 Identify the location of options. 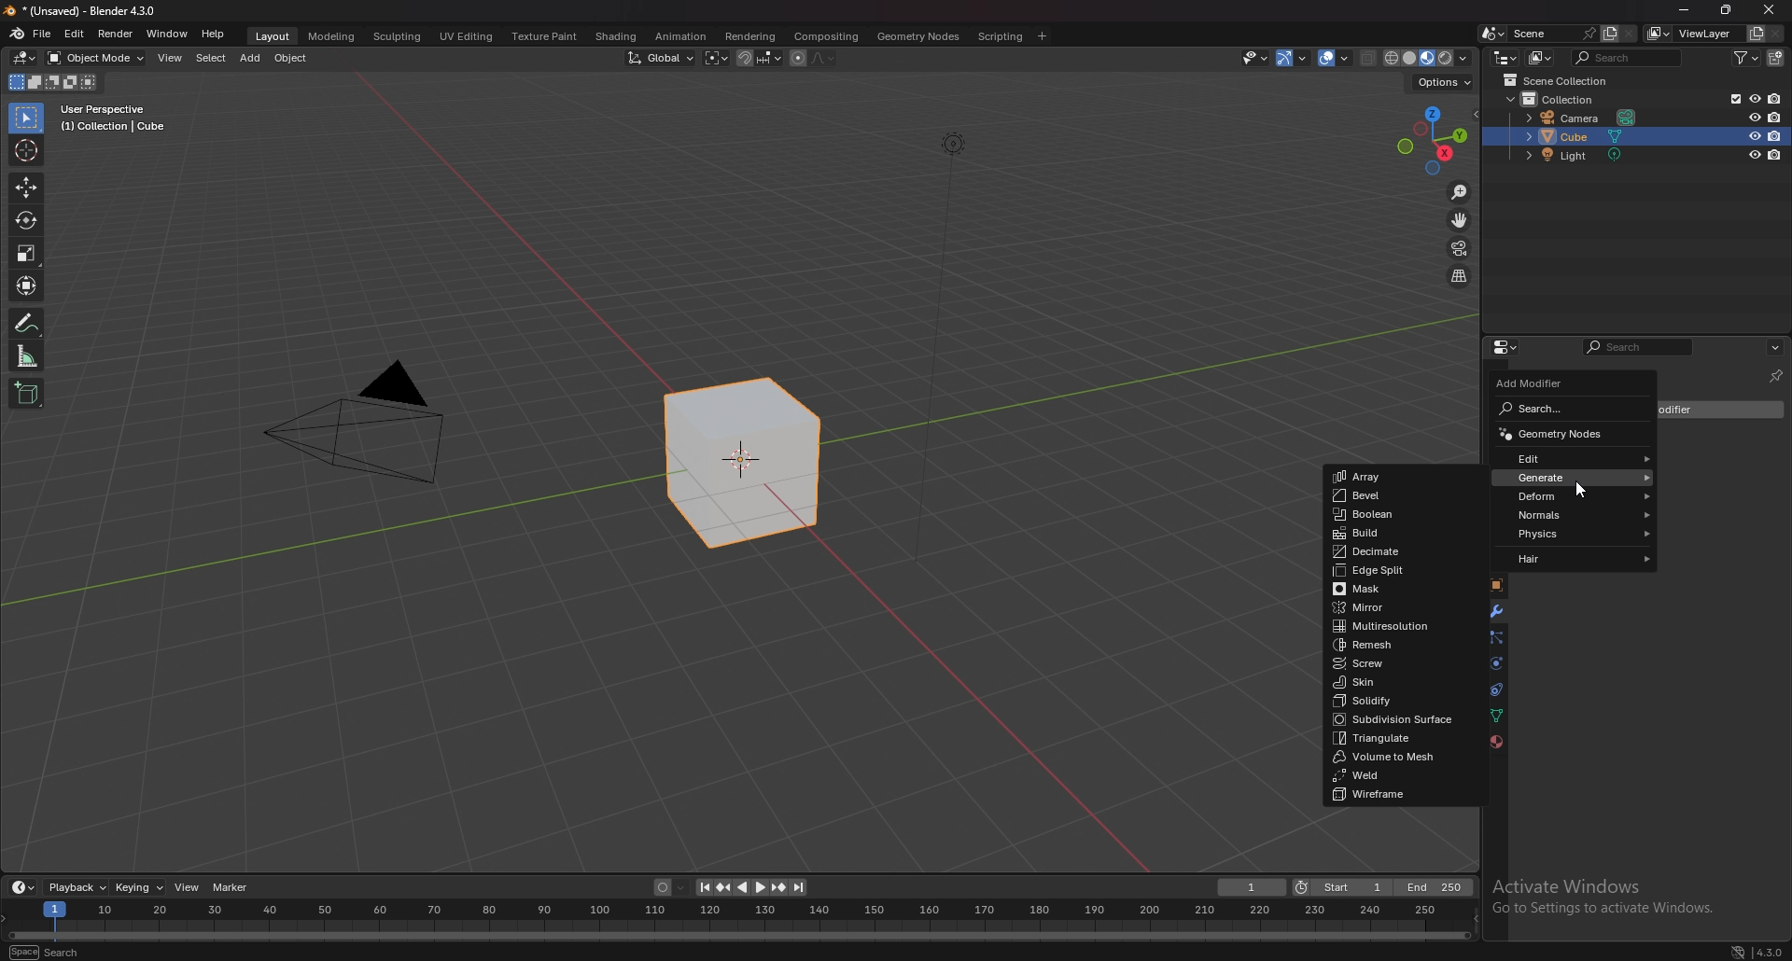
(1444, 82).